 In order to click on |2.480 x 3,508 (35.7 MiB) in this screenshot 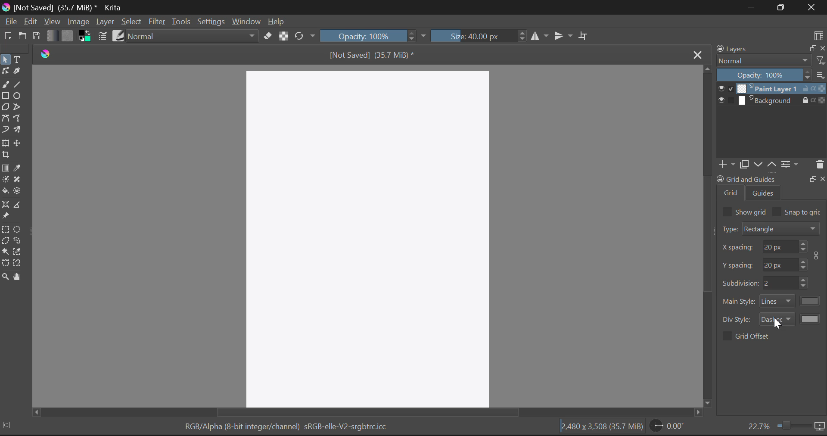, I will do `click(601, 427)`.